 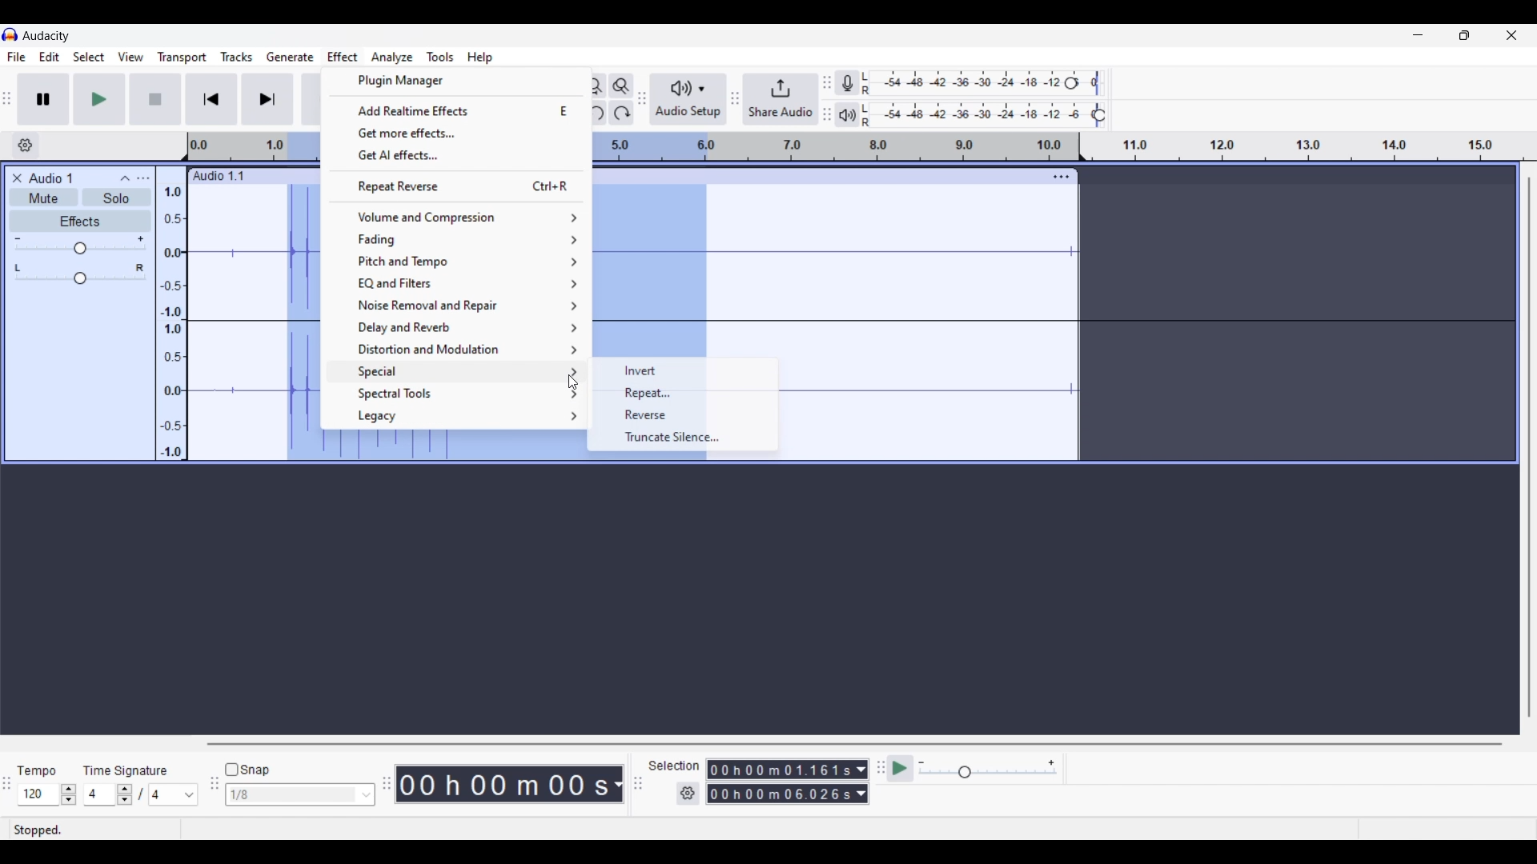 What do you see at coordinates (292, 795) in the screenshot?
I see `Type in snap` at bounding box center [292, 795].